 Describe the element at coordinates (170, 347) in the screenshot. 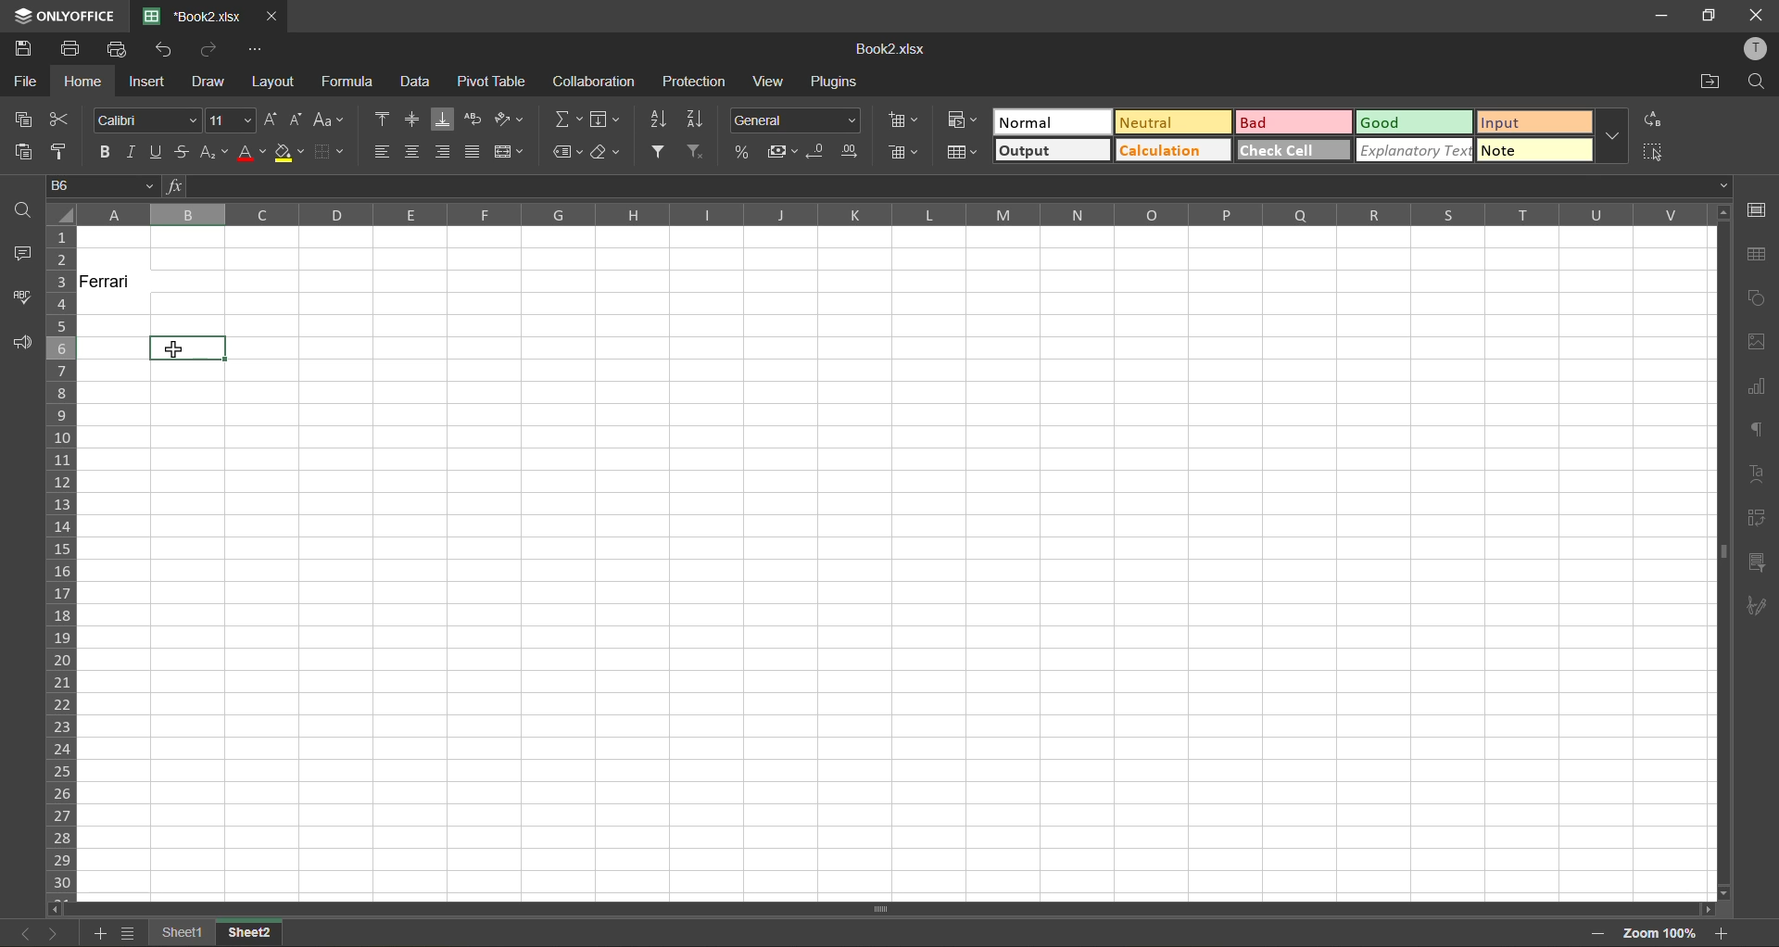

I see `cursor` at that location.